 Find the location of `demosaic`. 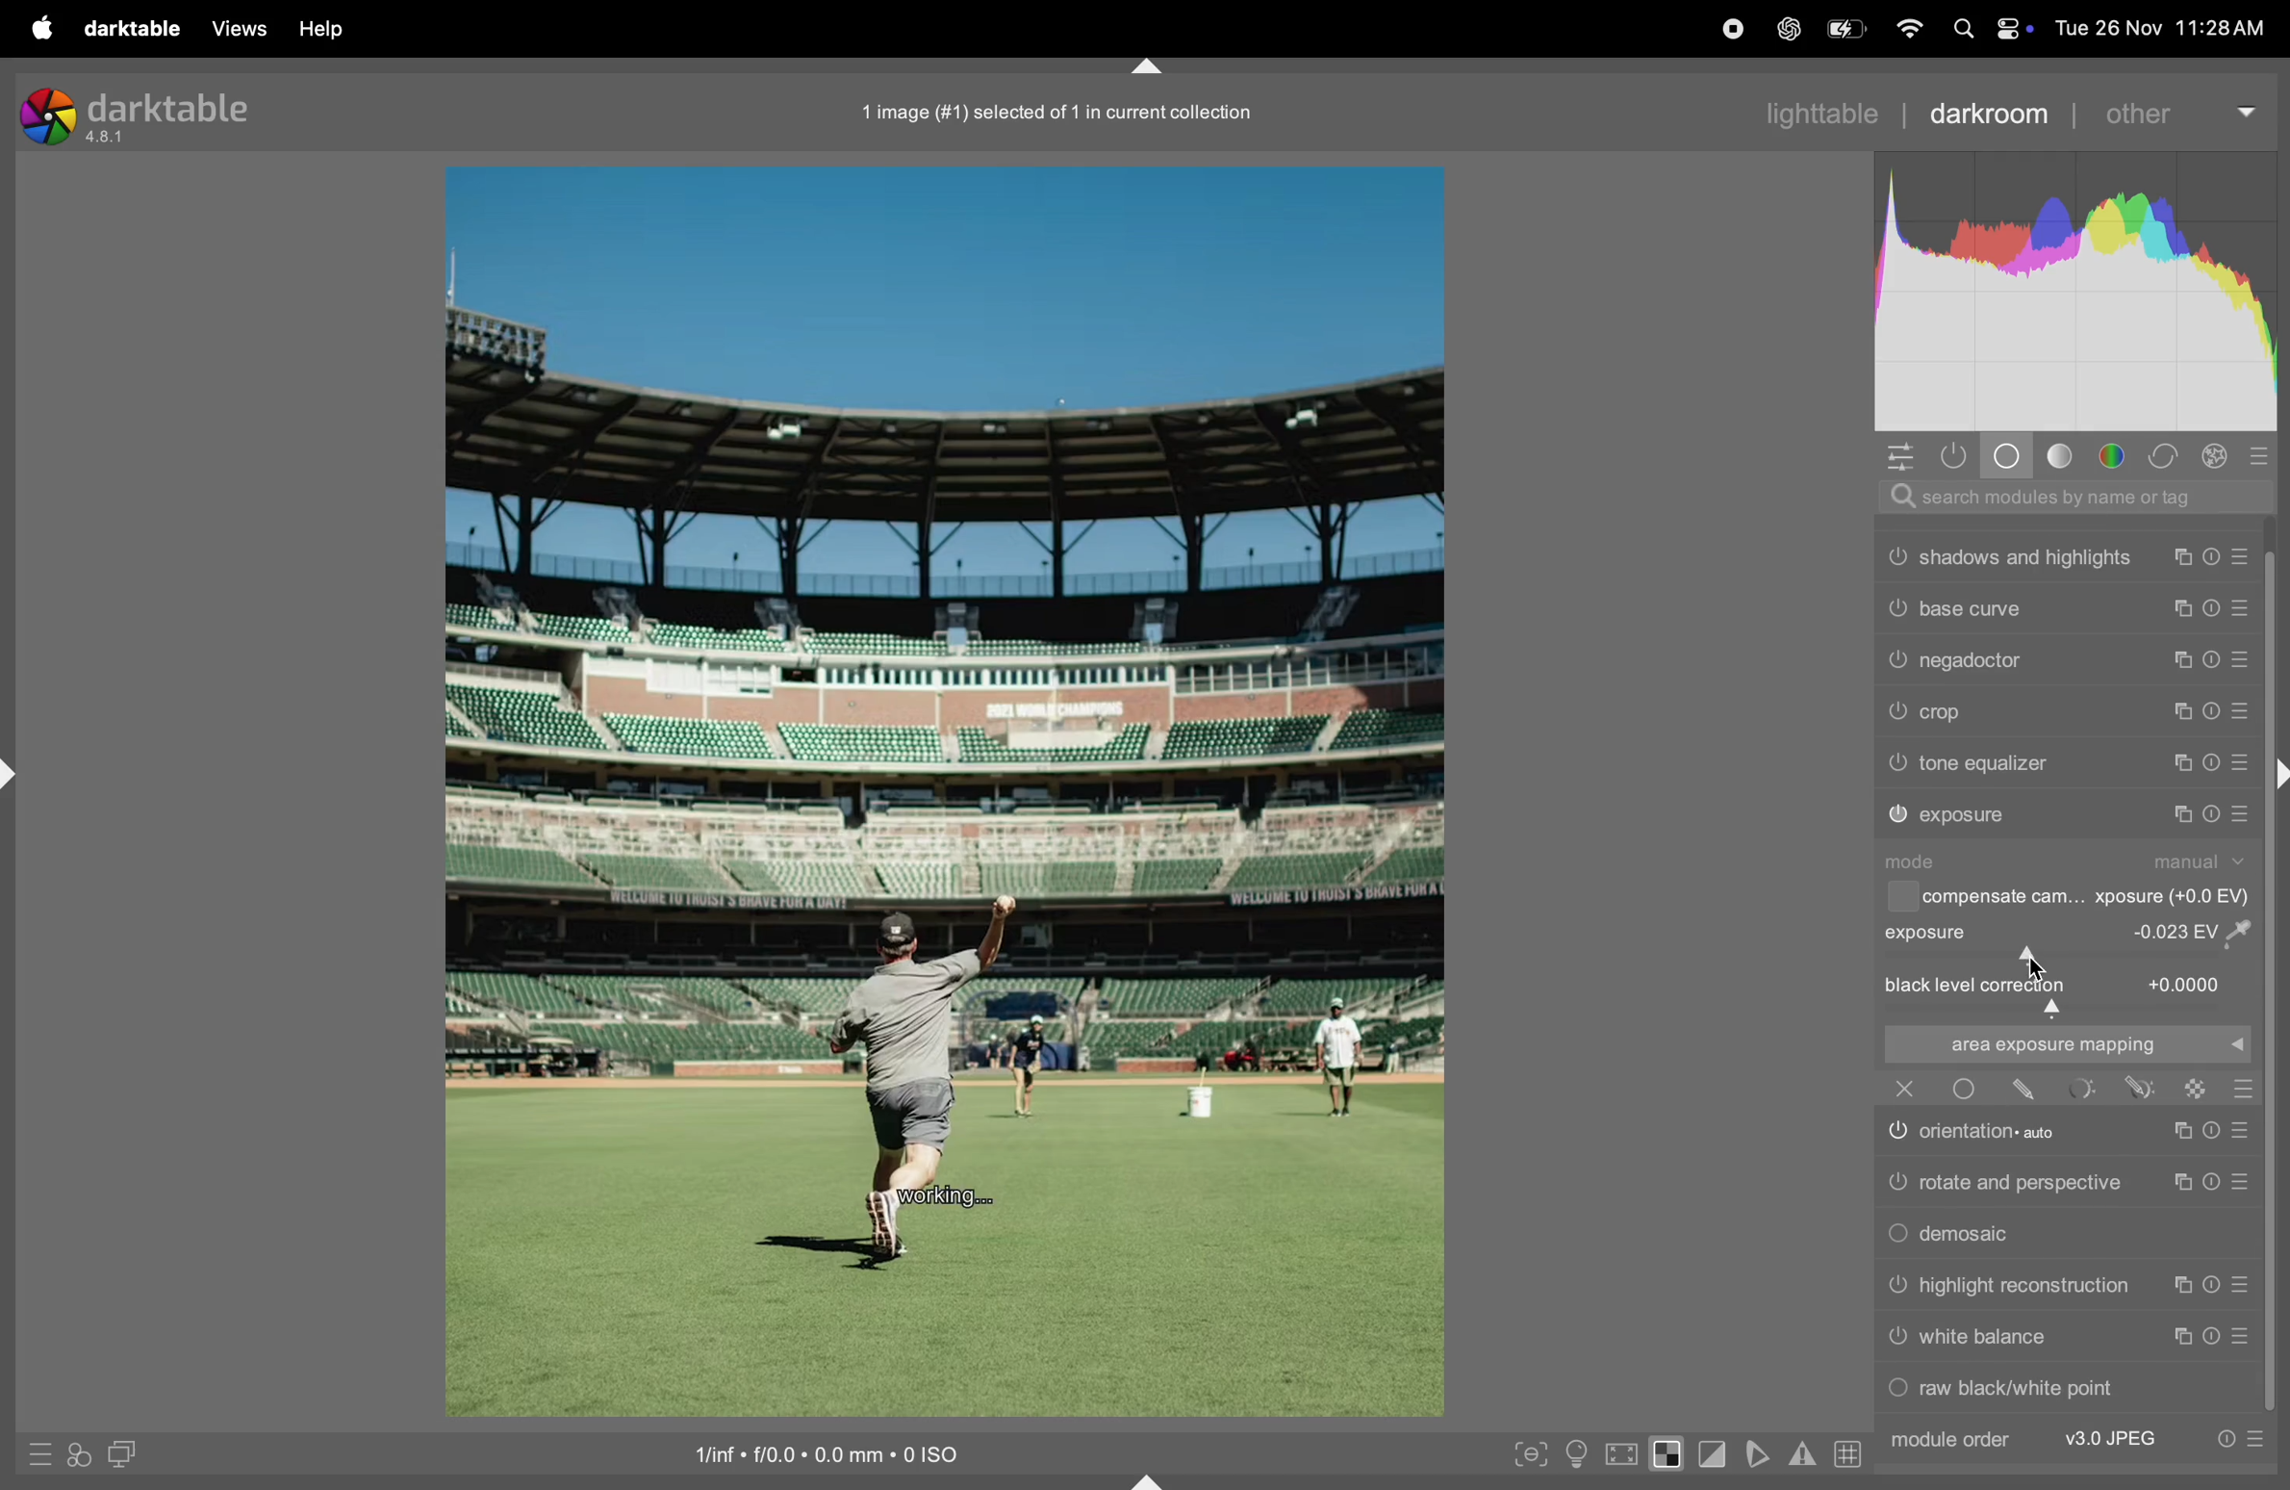

demosaic is located at coordinates (1973, 1235).